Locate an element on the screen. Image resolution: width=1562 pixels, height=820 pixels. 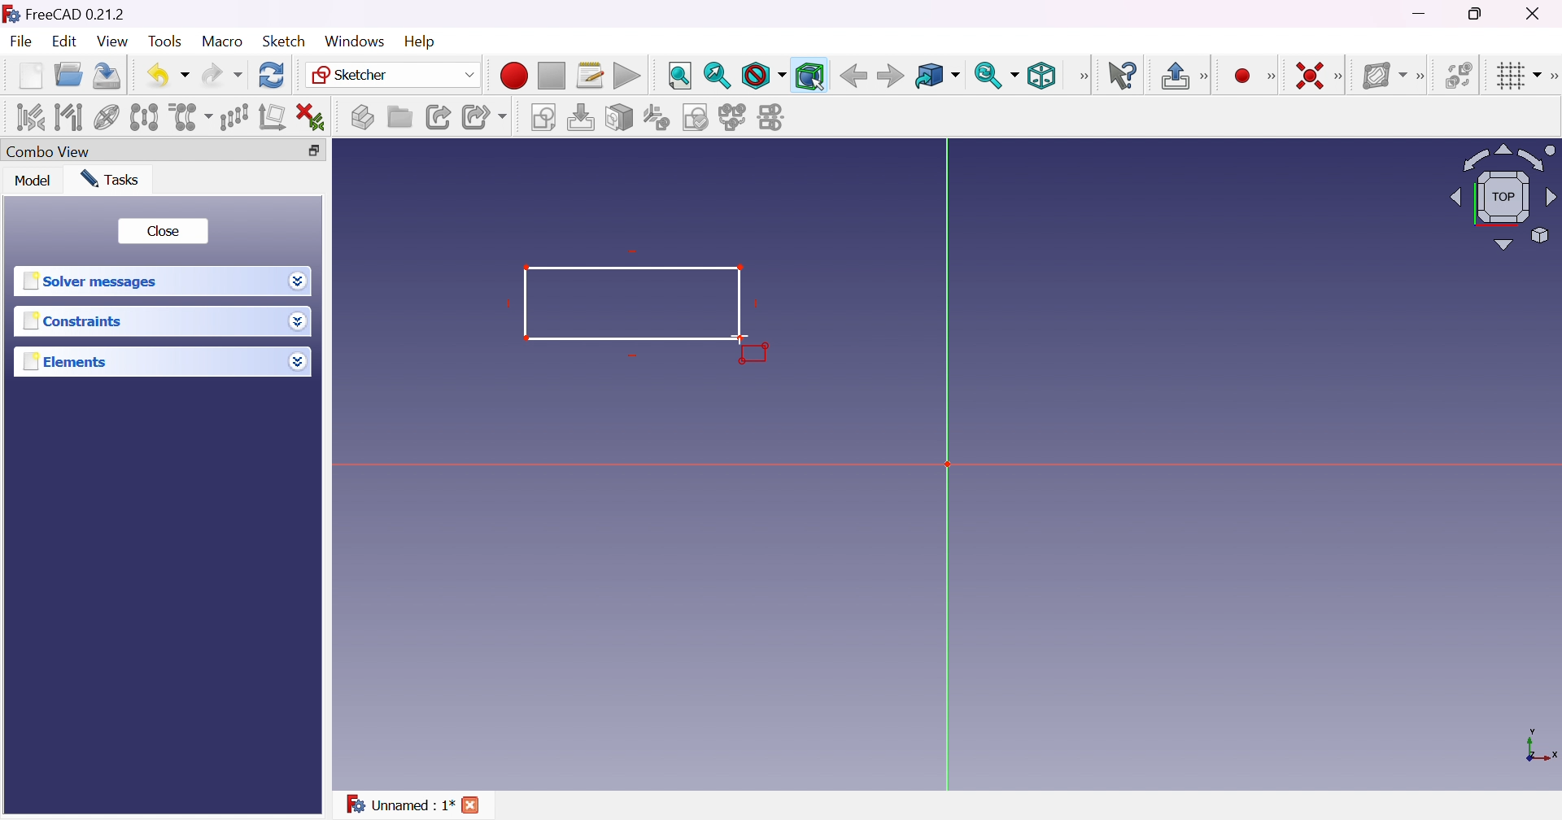
Execute macro is located at coordinates (627, 76).